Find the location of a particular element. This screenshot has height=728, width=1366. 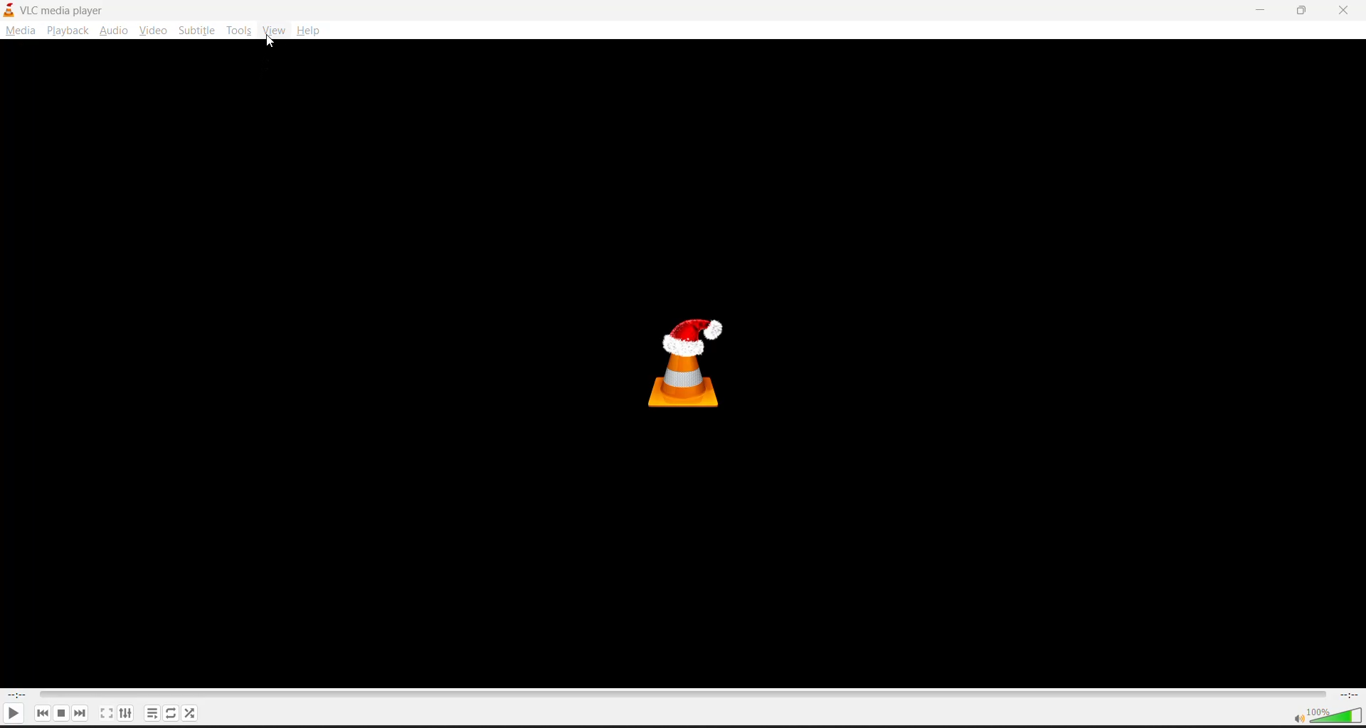

close is located at coordinates (1344, 11).